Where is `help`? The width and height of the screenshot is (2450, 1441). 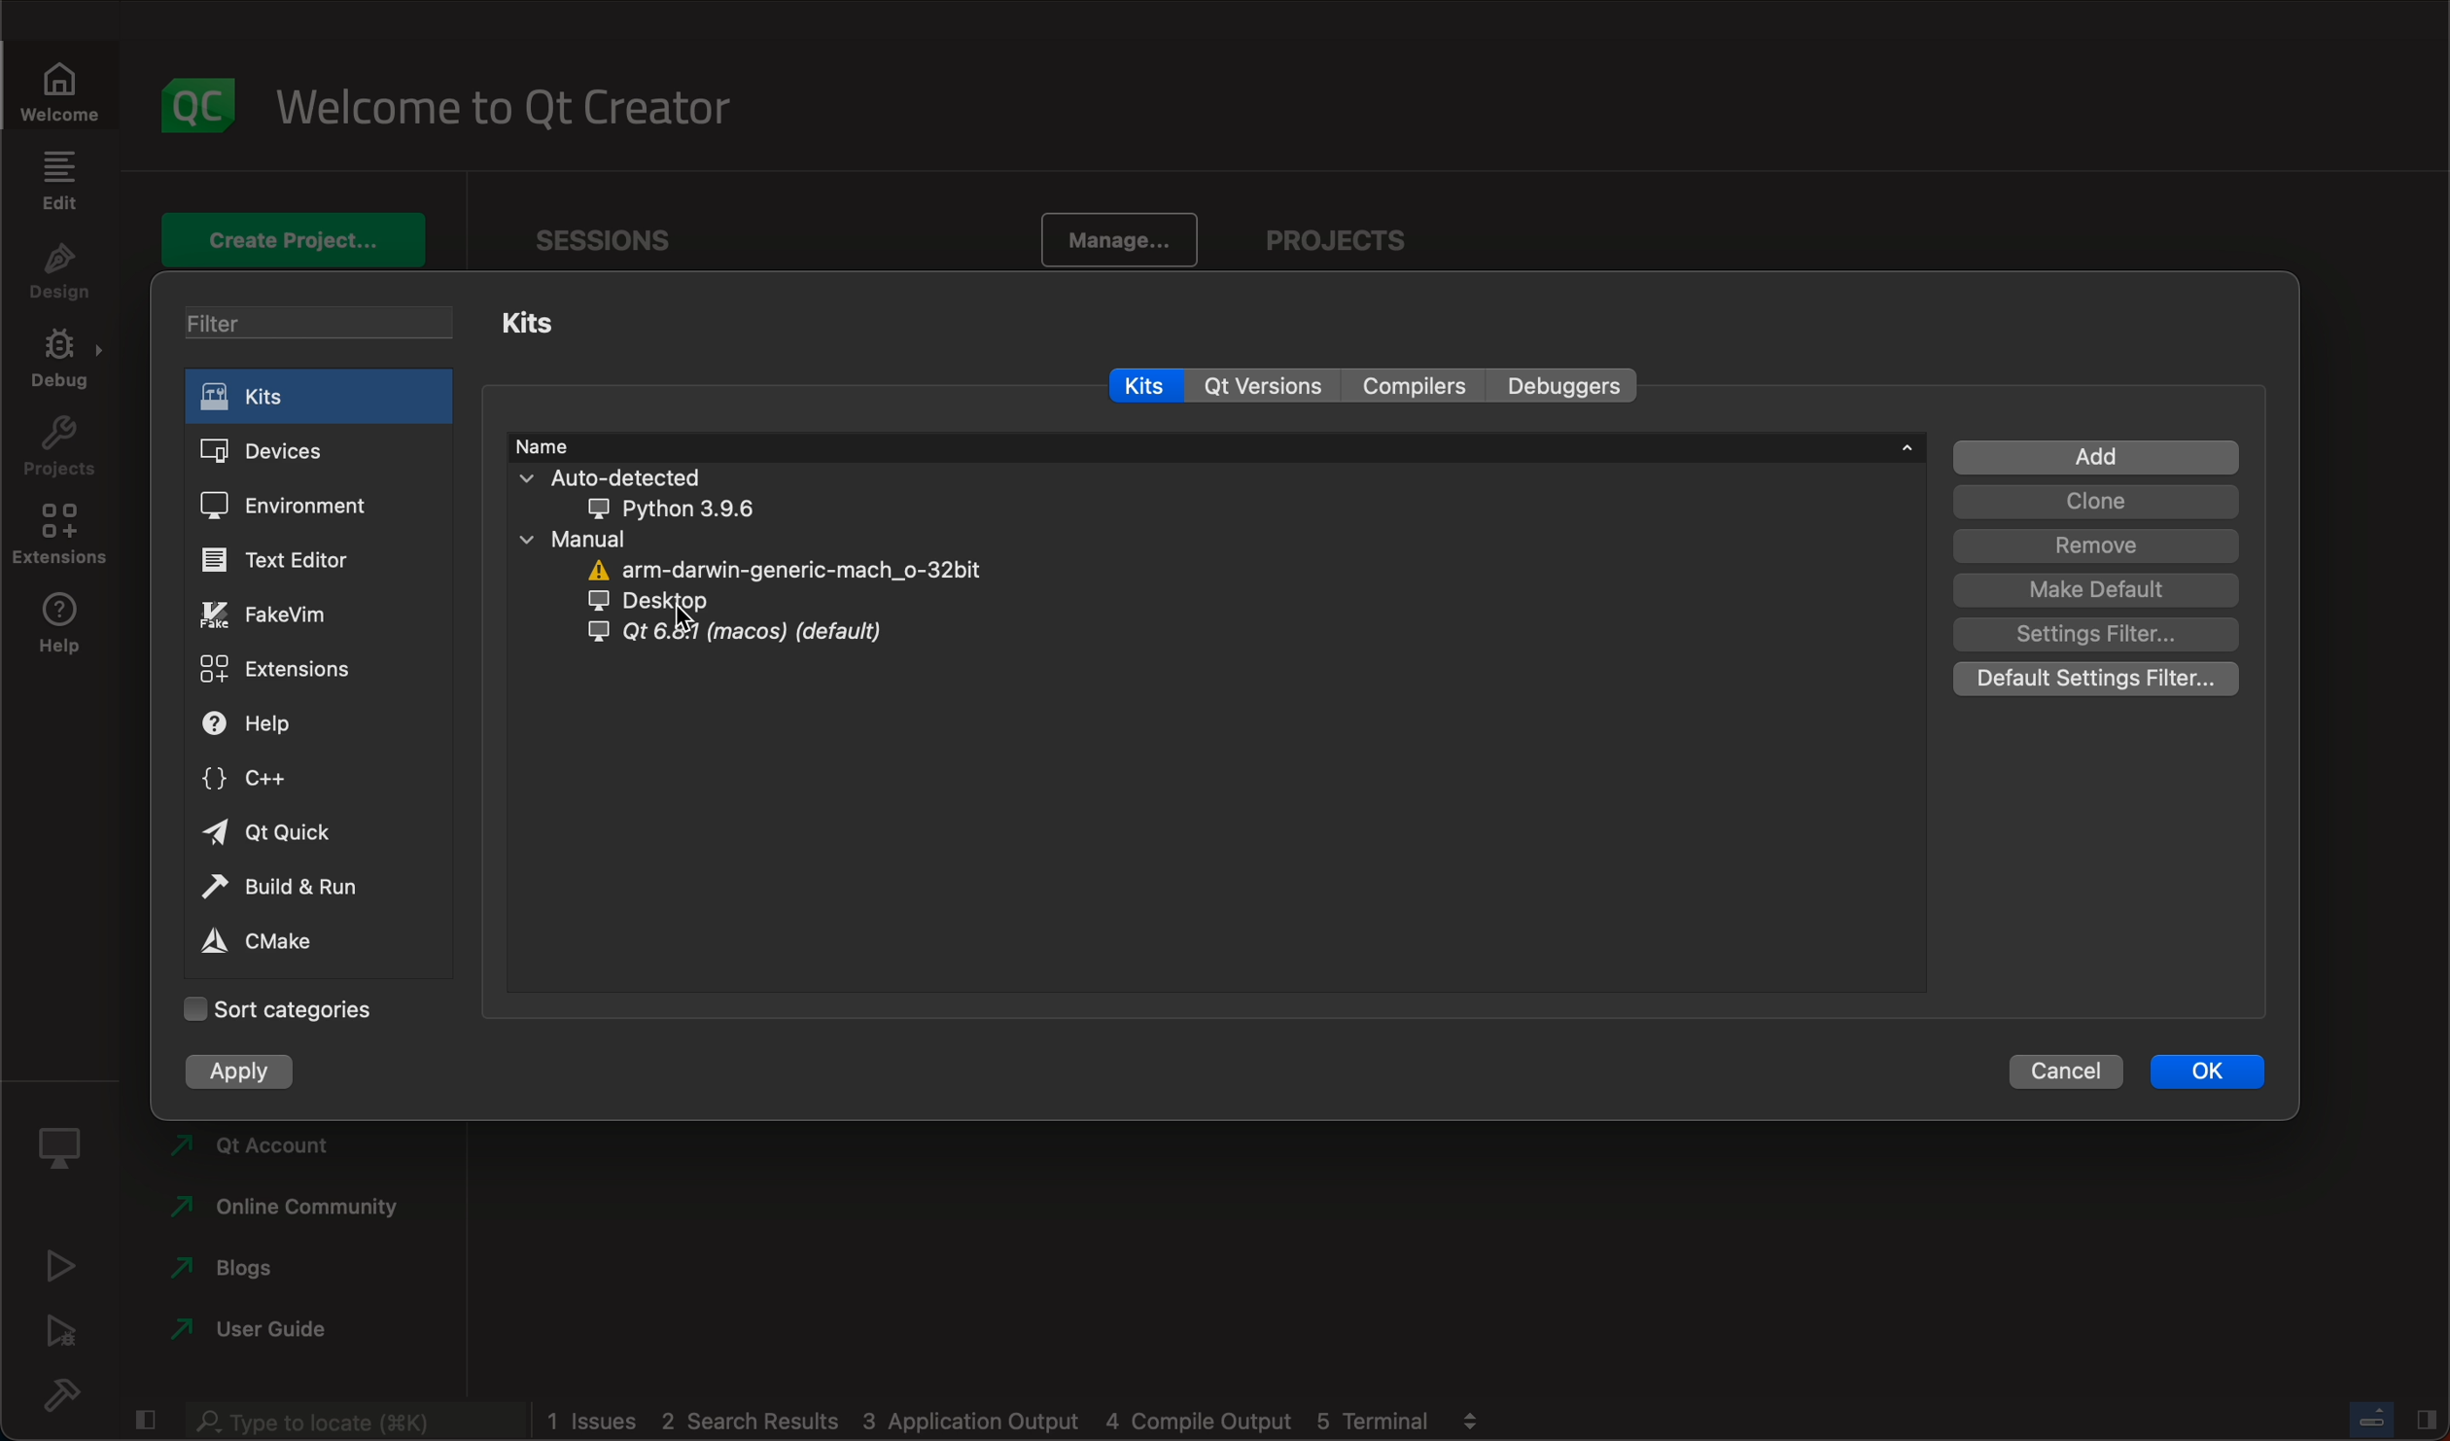 help is located at coordinates (63, 631).